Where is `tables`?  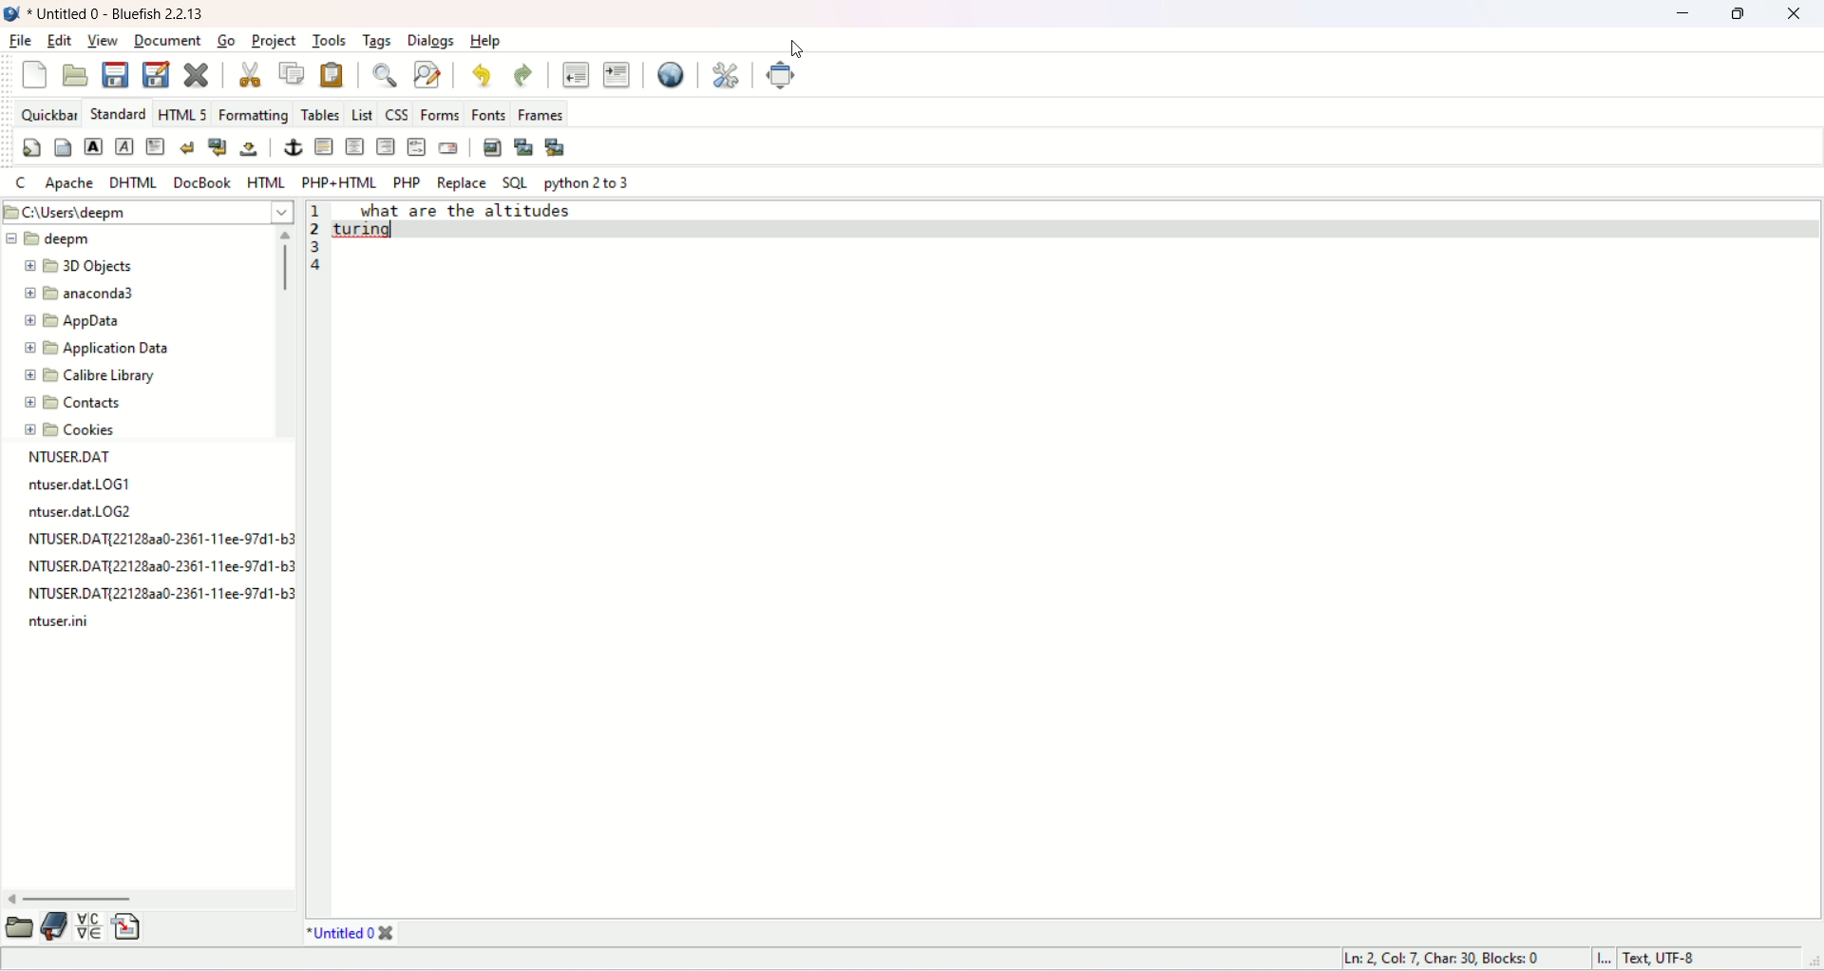 tables is located at coordinates (318, 114).